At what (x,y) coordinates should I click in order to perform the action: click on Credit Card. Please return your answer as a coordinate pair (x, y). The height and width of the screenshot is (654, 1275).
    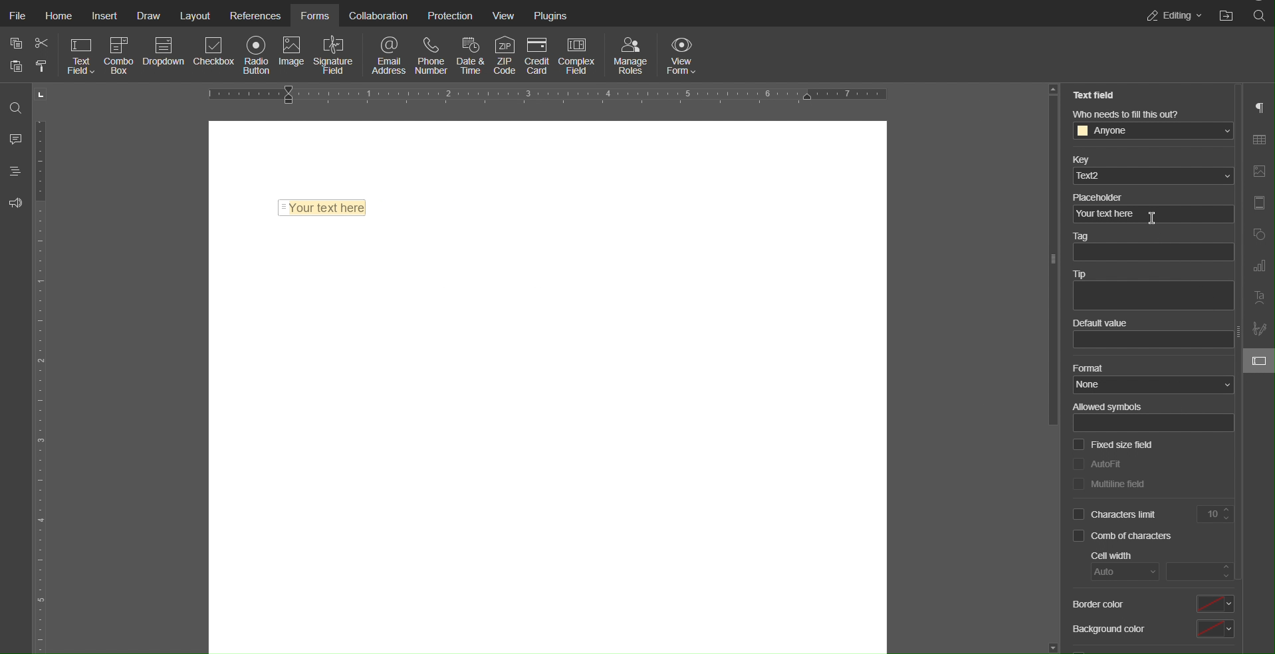
    Looking at the image, I should click on (538, 55).